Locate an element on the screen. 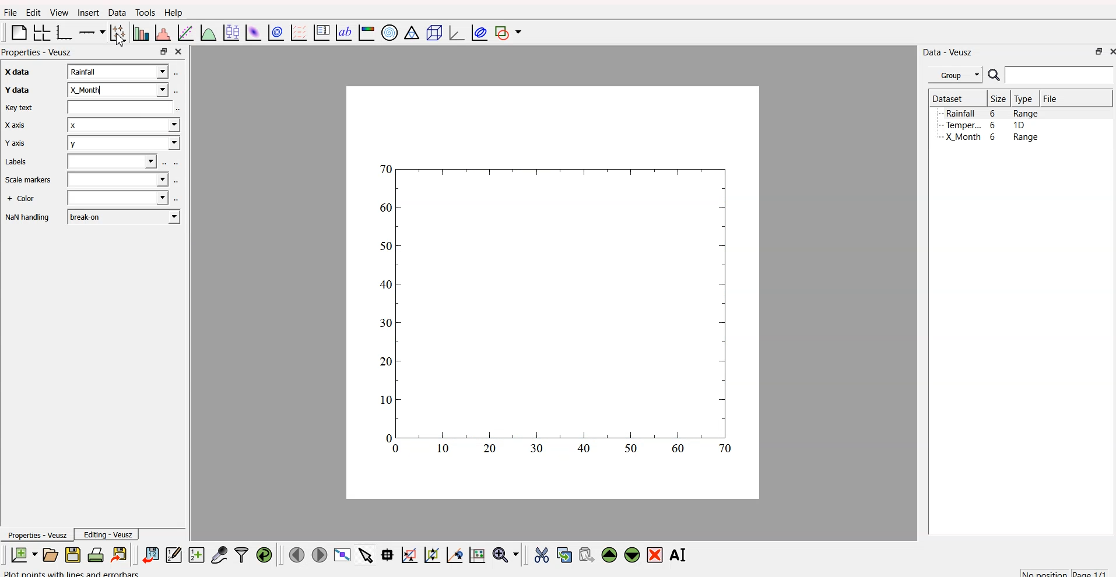 The width and height of the screenshot is (1116, 577). Edit is located at coordinates (31, 12).